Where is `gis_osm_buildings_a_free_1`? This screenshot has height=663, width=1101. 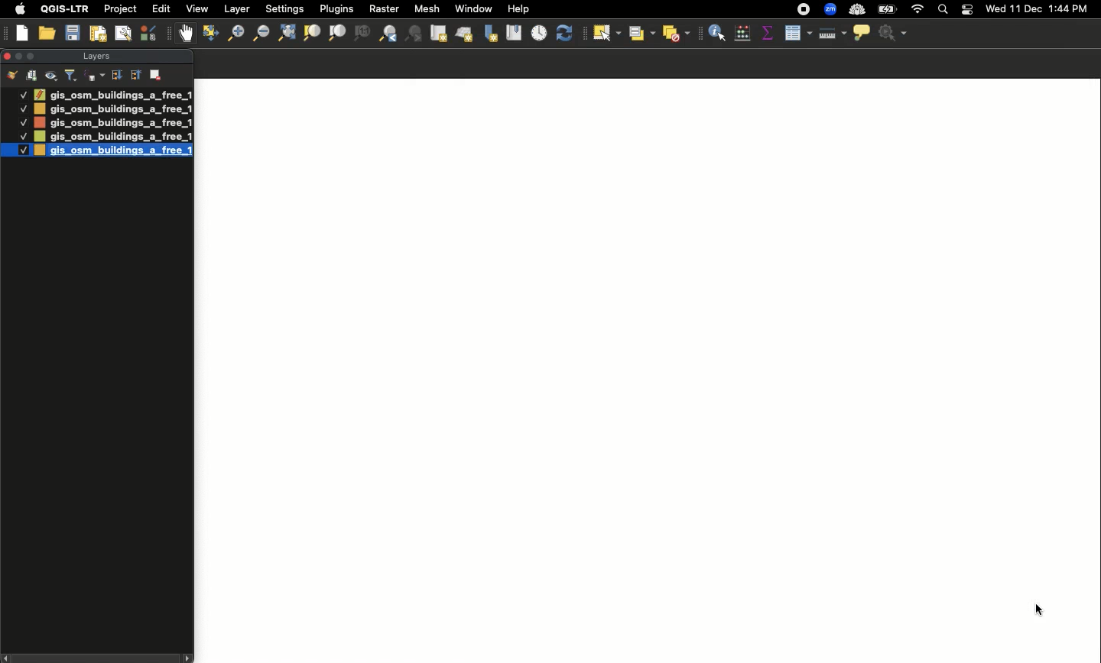 gis_osm_buildings_a_free_1 is located at coordinates (112, 122).